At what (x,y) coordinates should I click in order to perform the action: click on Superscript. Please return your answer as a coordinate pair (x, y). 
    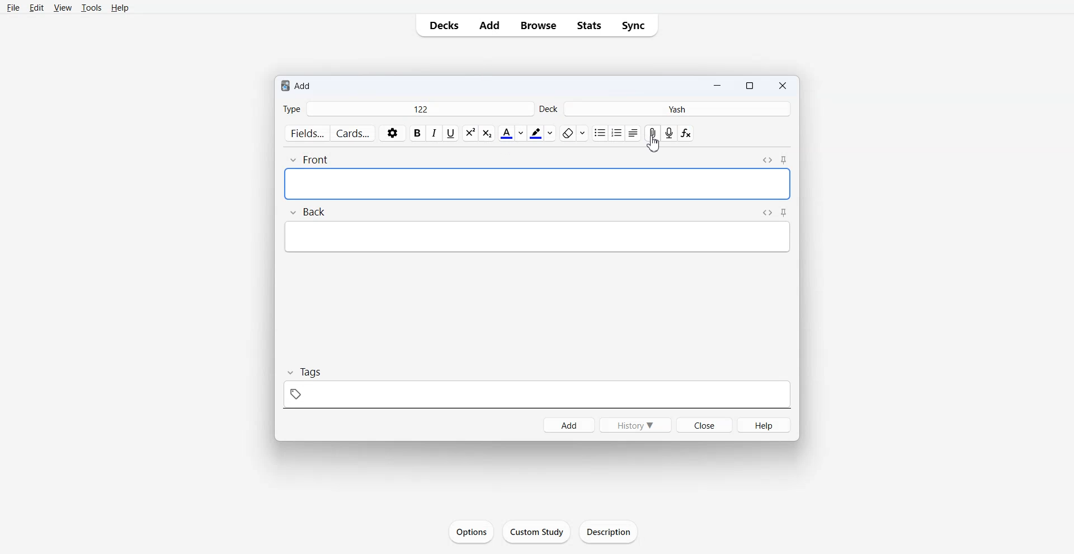
    Looking at the image, I should click on (488, 134).